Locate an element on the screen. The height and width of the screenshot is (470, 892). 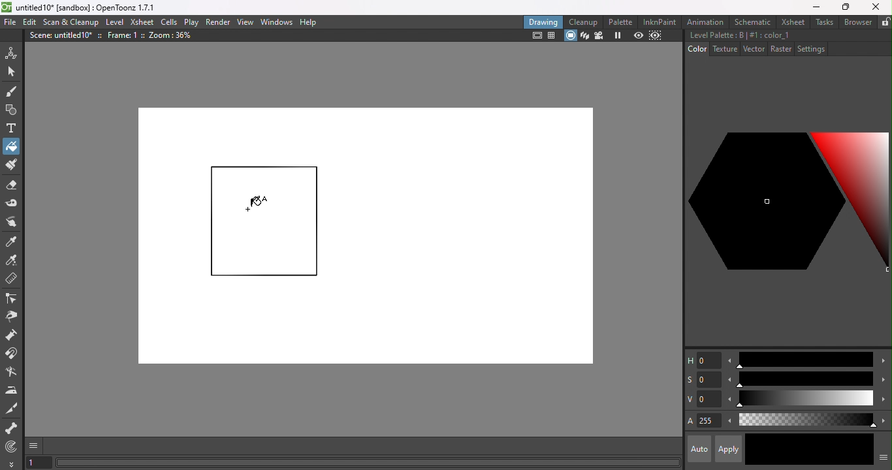
Raster is located at coordinates (781, 50).